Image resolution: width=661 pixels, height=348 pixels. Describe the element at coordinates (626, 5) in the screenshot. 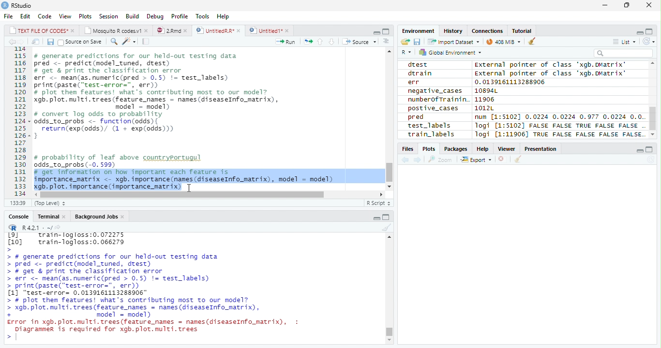

I see `Restore Down` at that location.